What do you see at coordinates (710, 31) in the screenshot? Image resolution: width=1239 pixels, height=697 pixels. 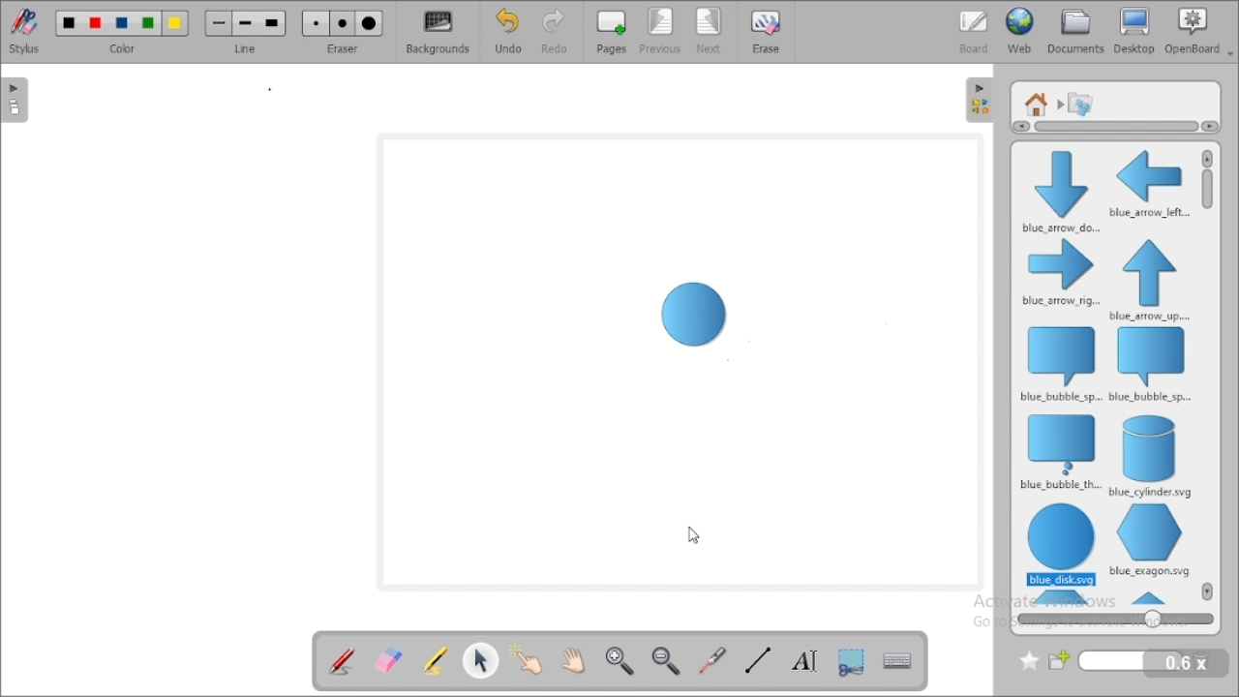 I see `next` at bounding box center [710, 31].